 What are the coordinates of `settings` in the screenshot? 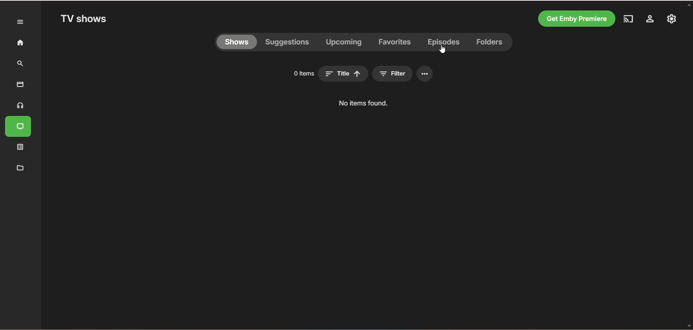 It's located at (651, 19).